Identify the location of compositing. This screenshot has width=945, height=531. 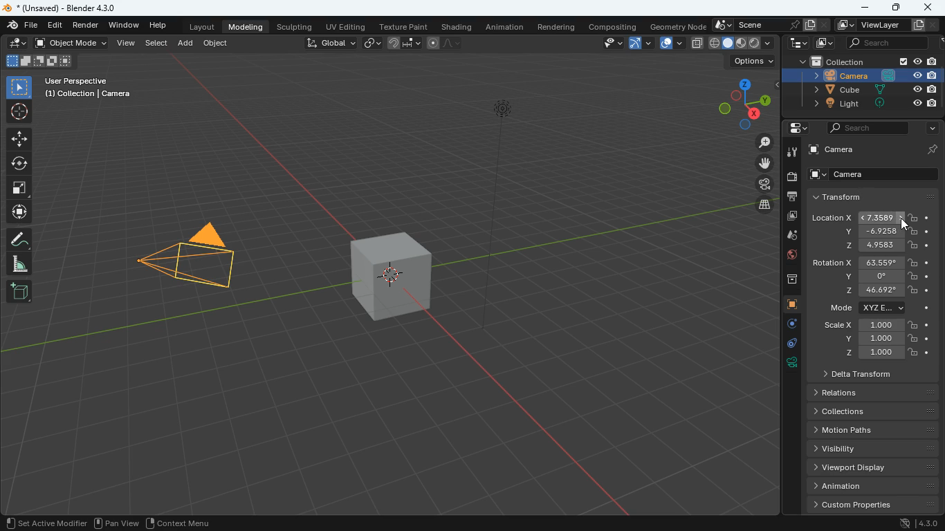
(616, 26).